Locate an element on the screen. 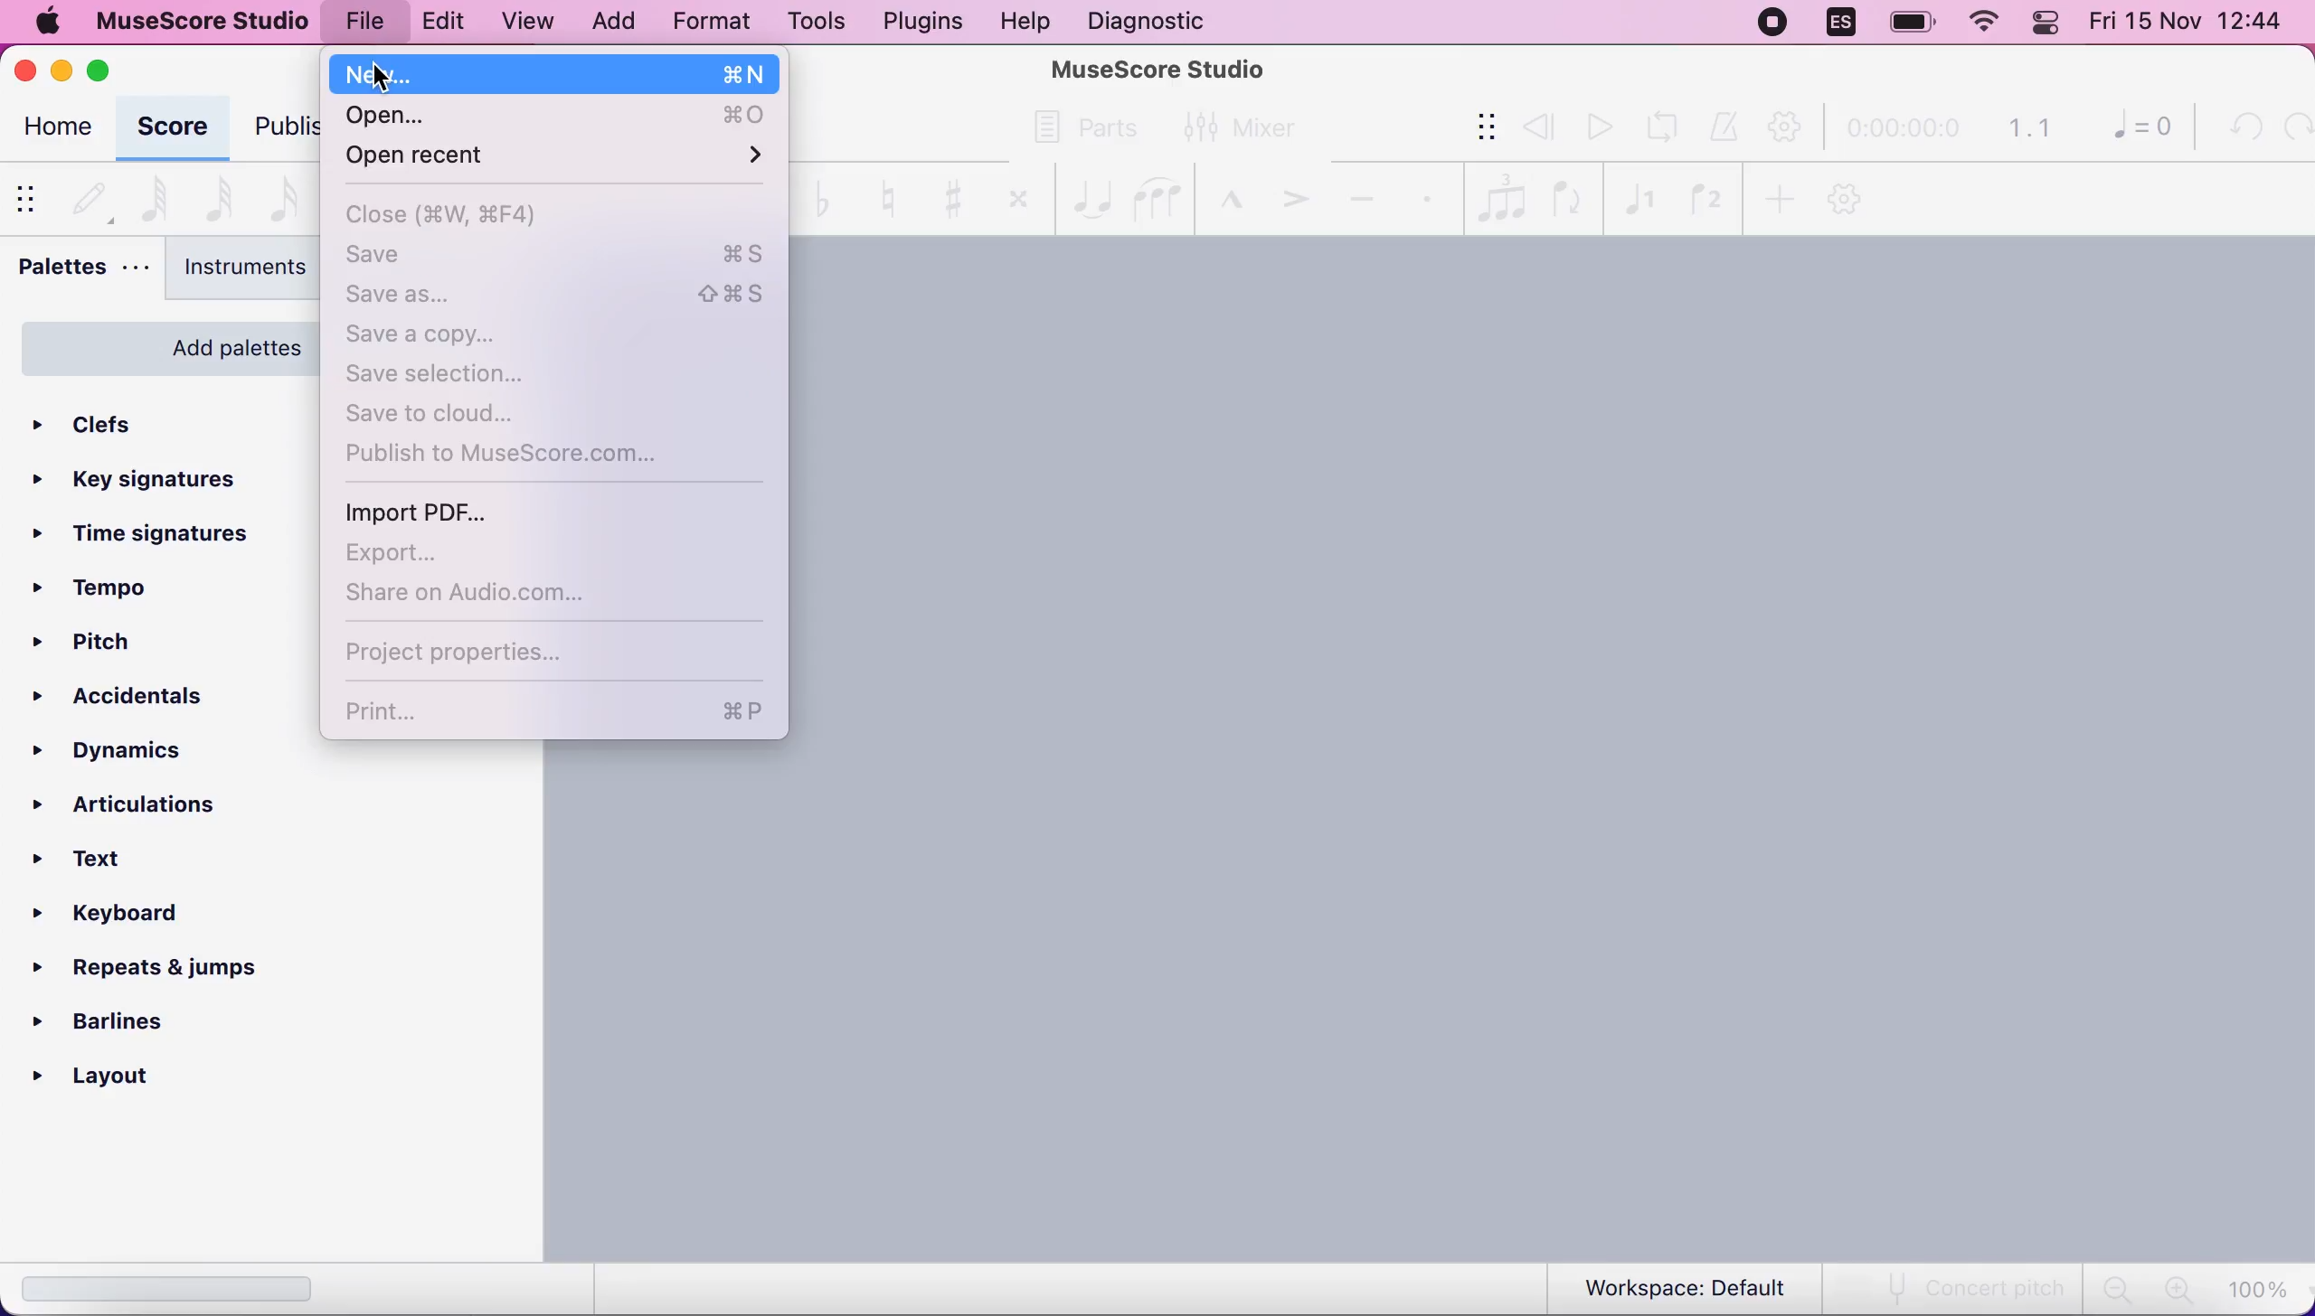 This screenshot has height=1316, width=2315. tie is located at coordinates (1085, 193).